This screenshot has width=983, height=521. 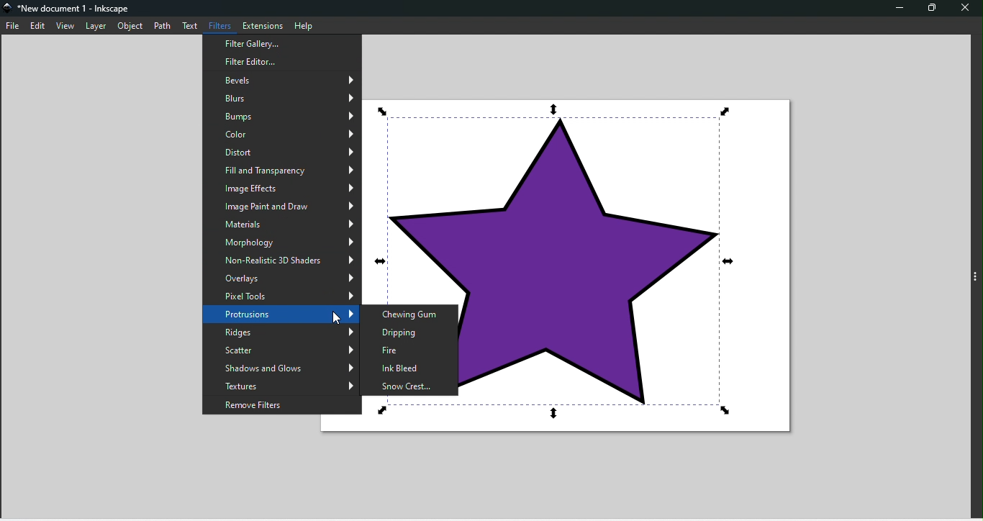 What do you see at coordinates (281, 242) in the screenshot?
I see `Morphology` at bounding box center [281, 242].